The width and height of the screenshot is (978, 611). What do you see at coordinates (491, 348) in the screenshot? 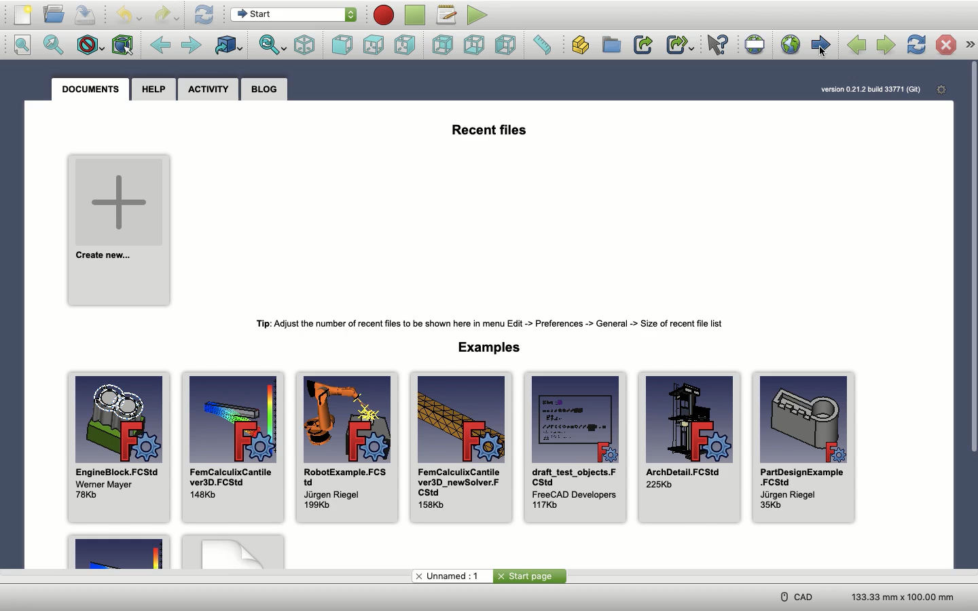
I see `Examples` at bounding box center [491, 348].